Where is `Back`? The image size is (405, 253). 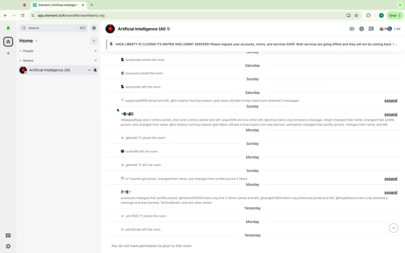
Back is located at coordinates (6, 14).